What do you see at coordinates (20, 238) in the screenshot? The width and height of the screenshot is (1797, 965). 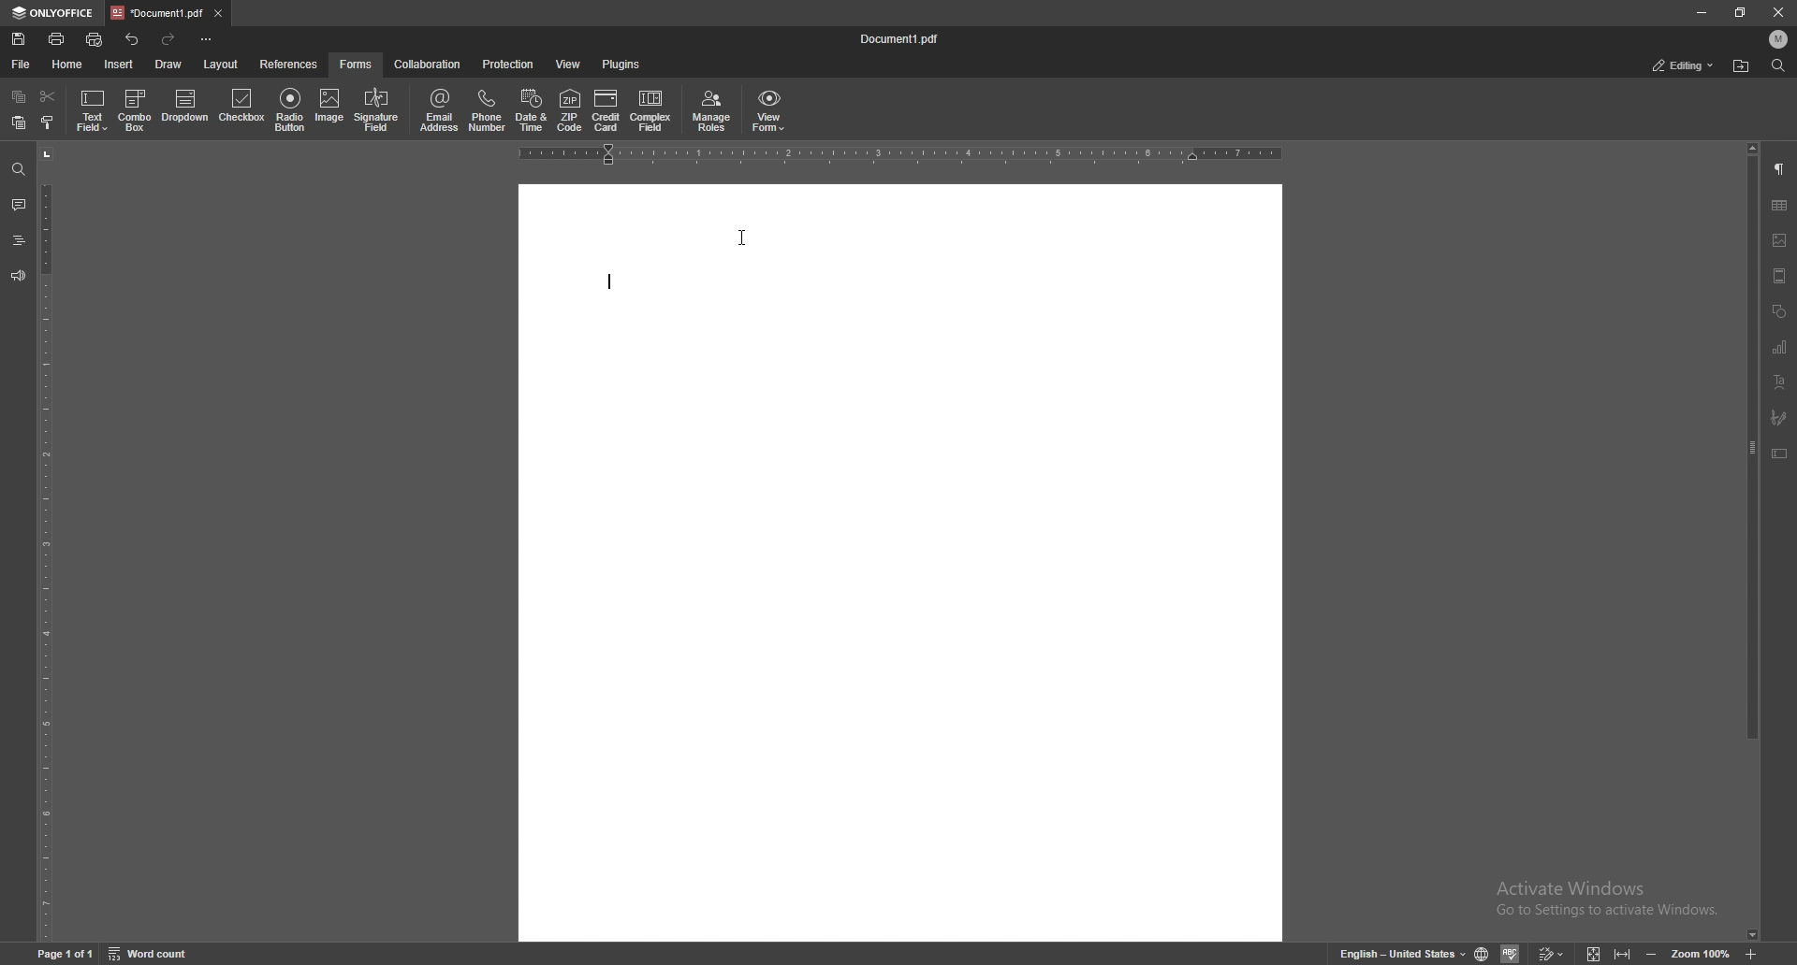 I see `headings` at bounding box center [20, 238].